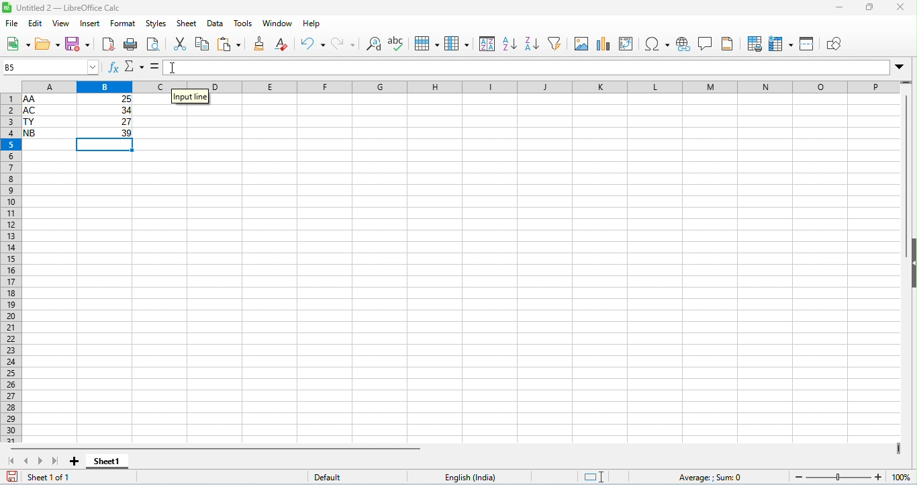  Describe the element at coordinates (582, 43) in the screenshot. I see `insert image` at that location.